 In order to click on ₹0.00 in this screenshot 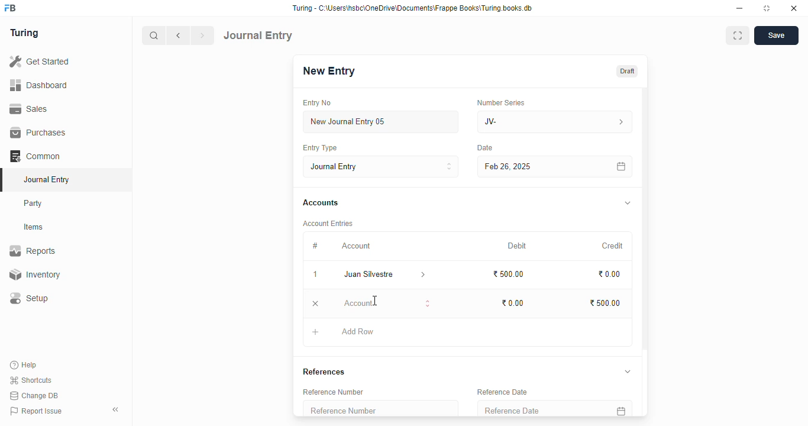, I will do `click(610, 274)`.